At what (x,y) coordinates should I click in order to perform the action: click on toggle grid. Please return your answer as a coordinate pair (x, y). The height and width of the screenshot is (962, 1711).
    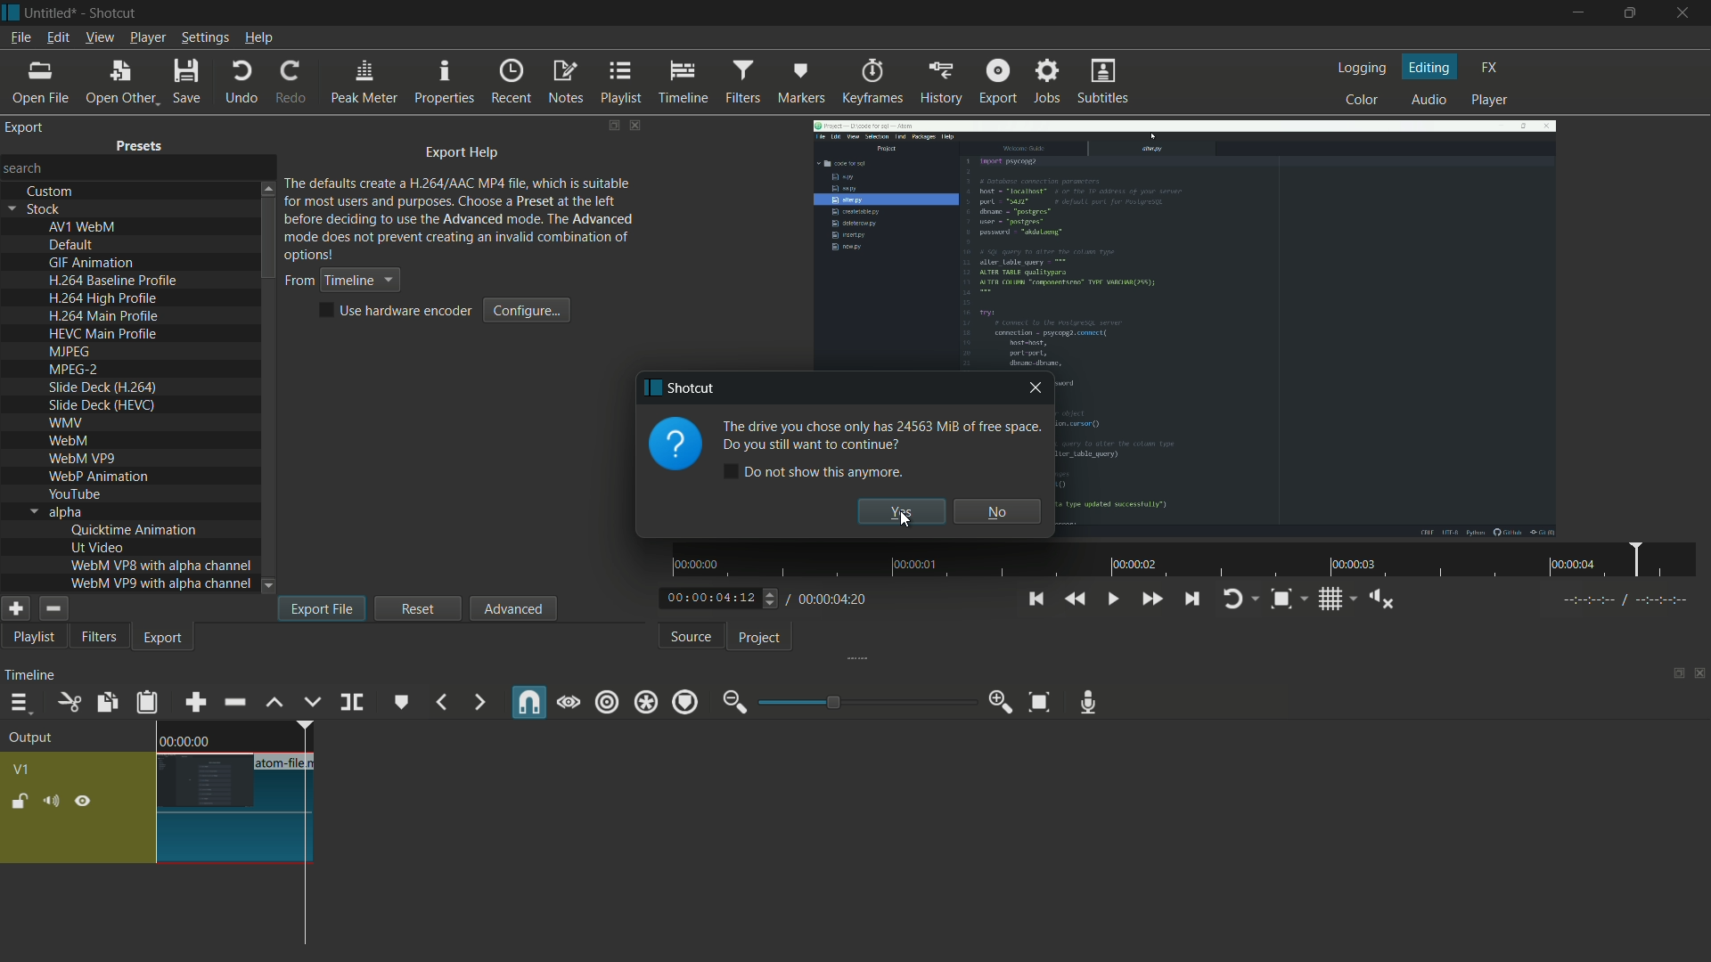
    Looking at the image, I should click on (1330, 601).